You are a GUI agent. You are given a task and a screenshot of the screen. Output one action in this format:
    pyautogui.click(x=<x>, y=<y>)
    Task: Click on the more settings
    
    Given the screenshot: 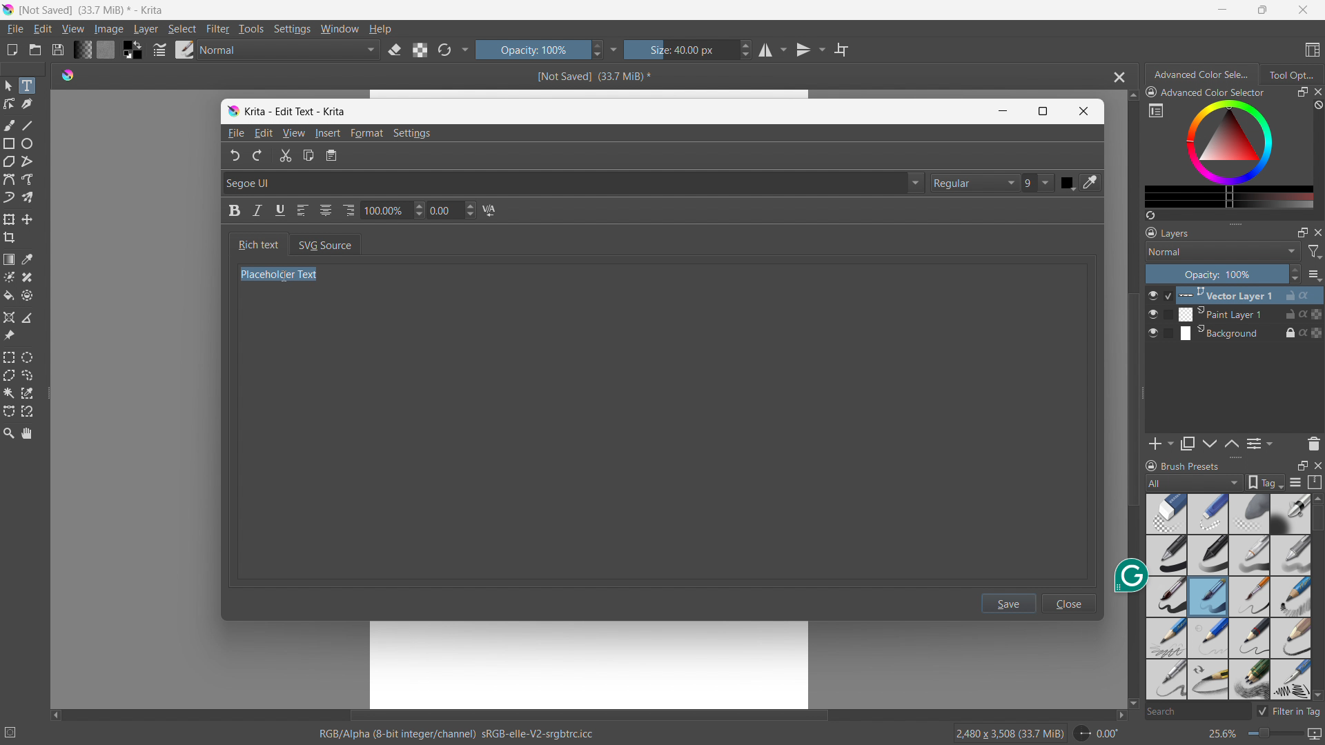 What is the action you would take?
    pyautogui.click(x=614, y=49)
    